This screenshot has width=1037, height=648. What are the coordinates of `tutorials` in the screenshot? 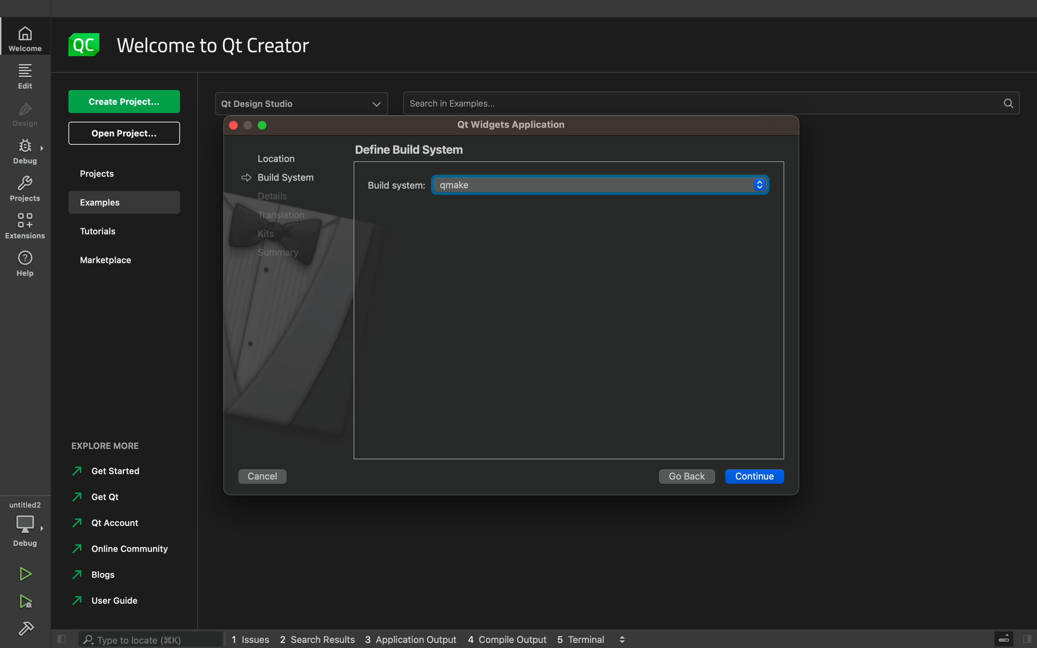 It's located at (116, 233).